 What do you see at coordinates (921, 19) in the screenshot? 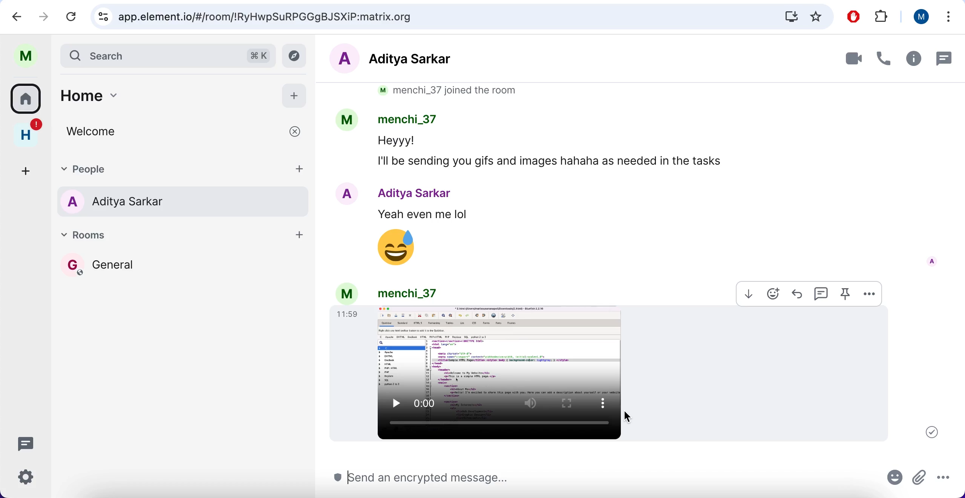
I see `user` at bounding box center [921, 19].